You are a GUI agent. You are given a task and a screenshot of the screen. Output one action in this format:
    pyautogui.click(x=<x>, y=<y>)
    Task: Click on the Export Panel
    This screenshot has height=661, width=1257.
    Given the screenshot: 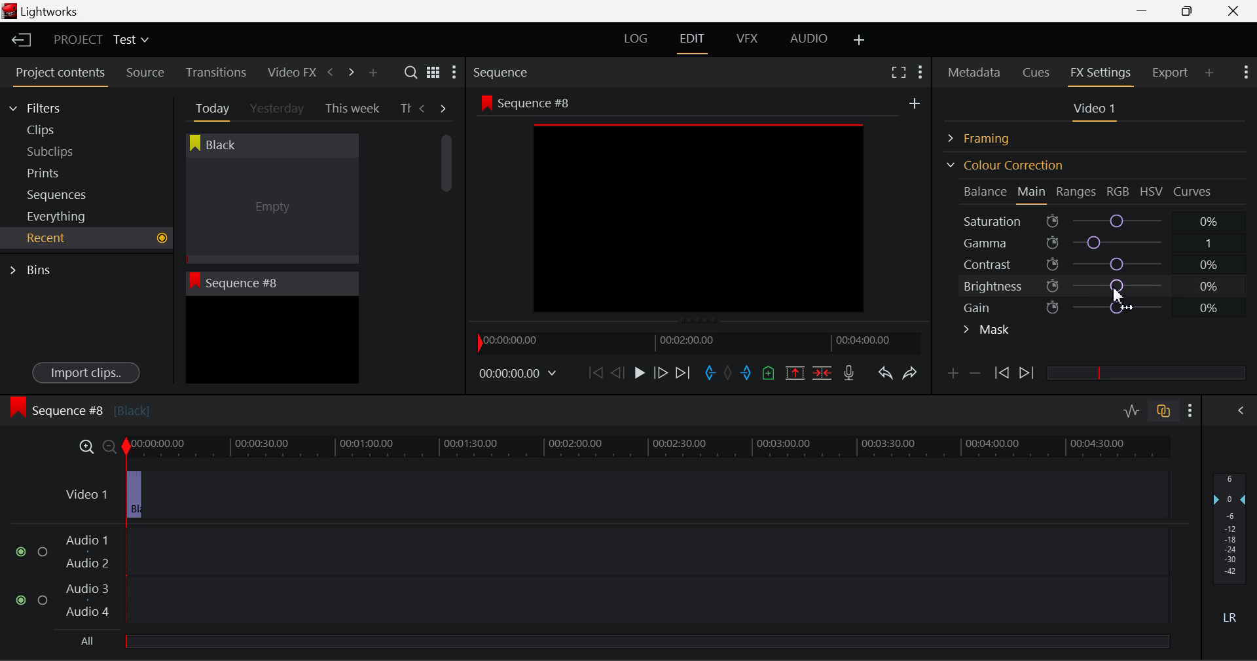 What is the action you would take?
    pyautogui.click(x=1172, y=72)
    